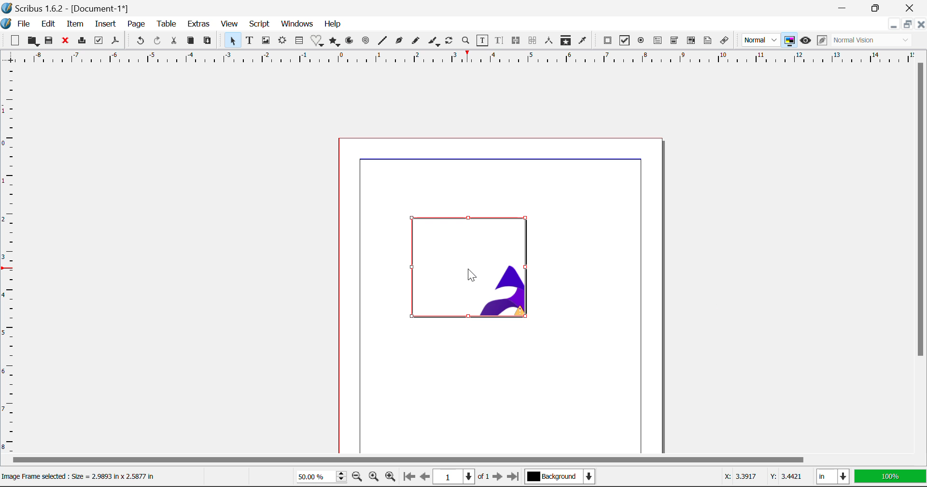  What do you see at coordinates (332, 25) in the screenshot?
I see `Help` at bounding box center [332, 25].